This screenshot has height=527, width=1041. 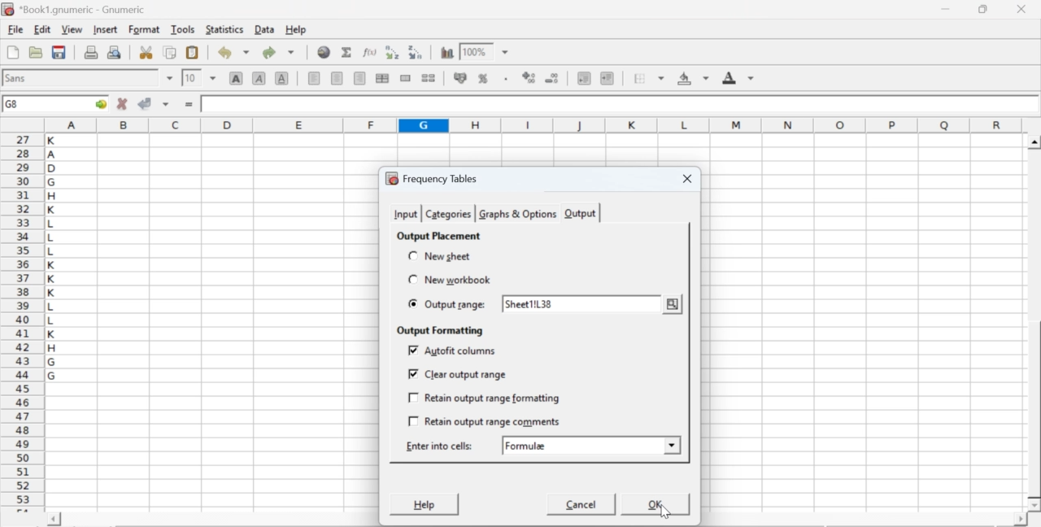 What do you see at coordinates (695, 78) in the screenshot?
I see `background` at bounding box center [695, 78].